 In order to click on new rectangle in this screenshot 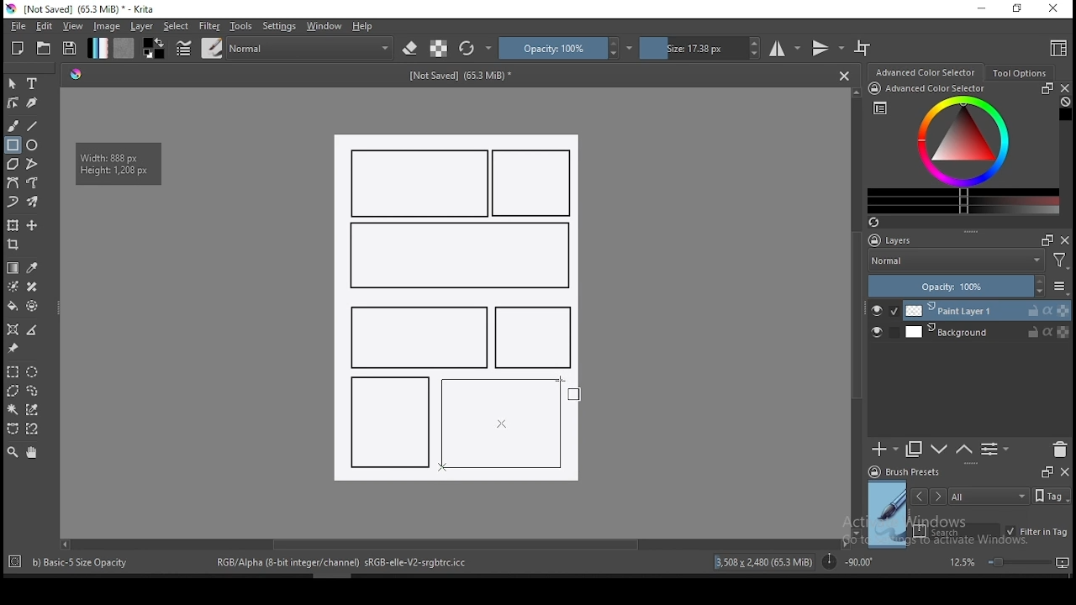, I will do `click(420, 183)`.